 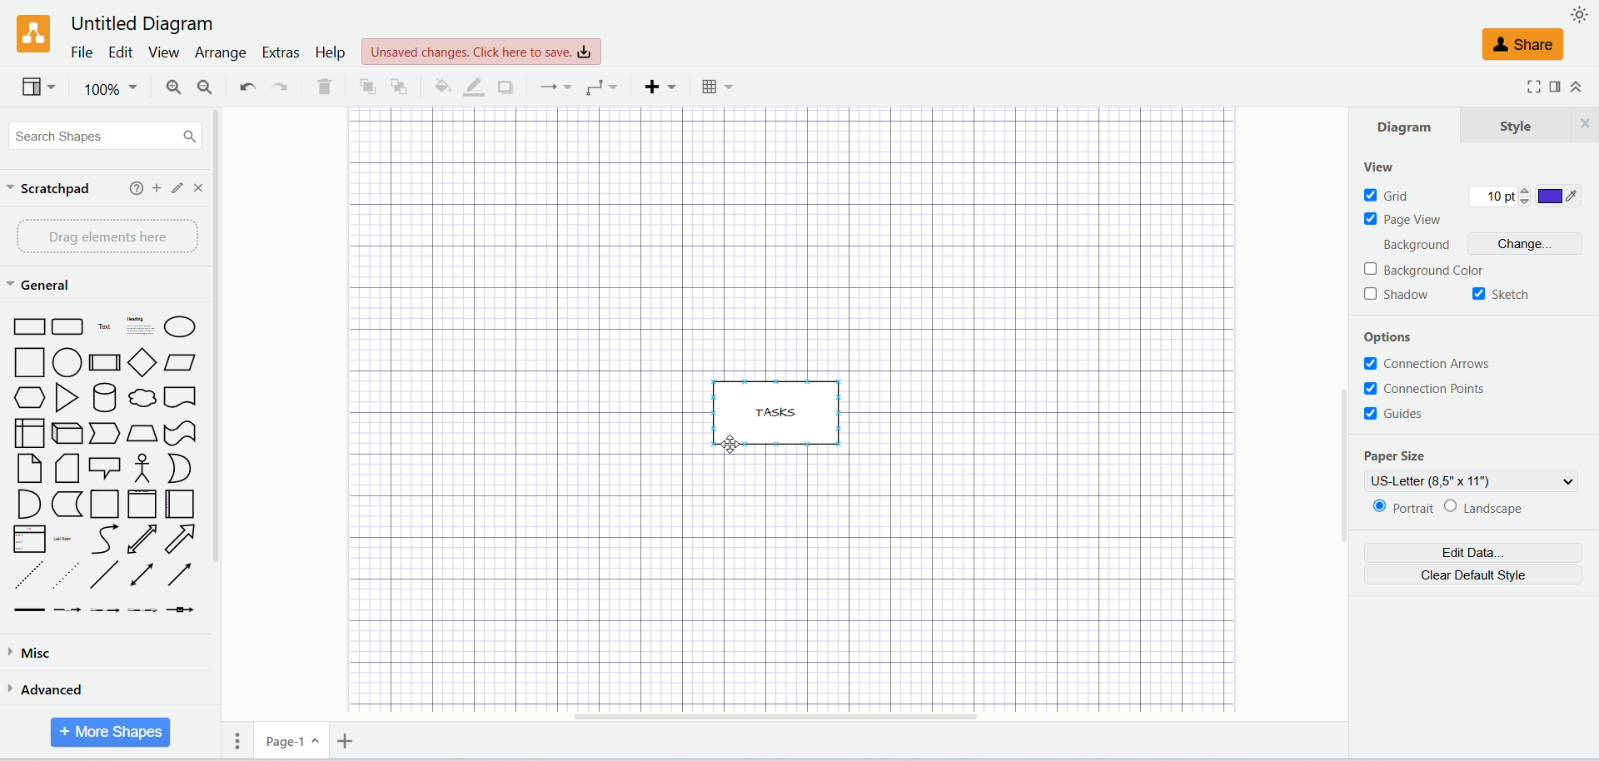 I want to click on search shapes, so click(x=102, y=135).